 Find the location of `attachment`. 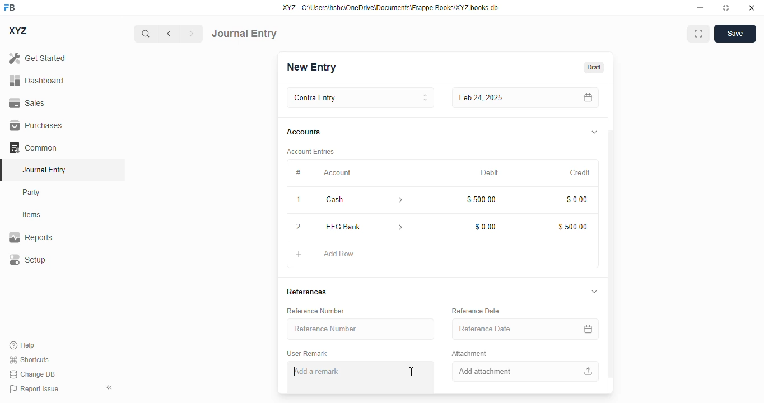

attachment is located at coordinates (469, 354).